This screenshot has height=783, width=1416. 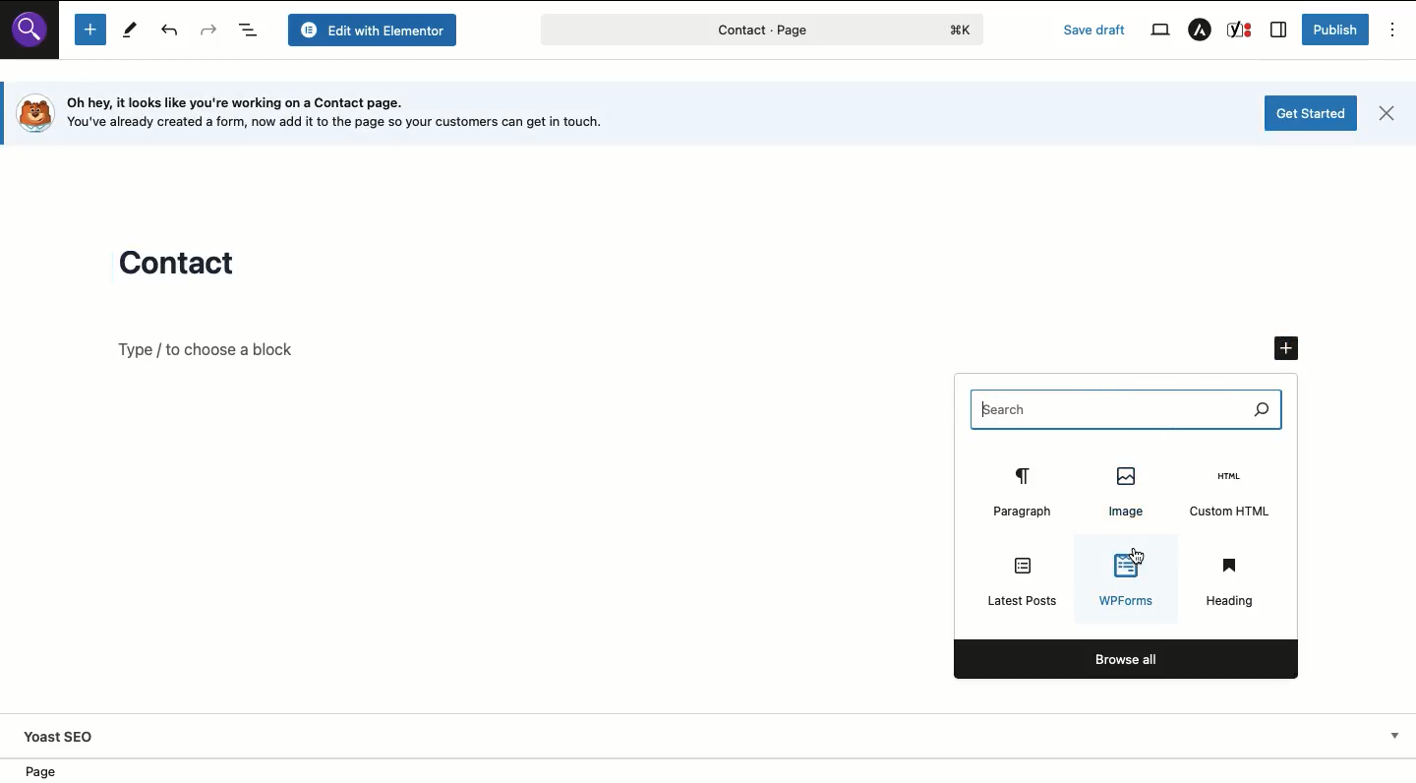 I want to click on Image, so click(x=1126, y=497).